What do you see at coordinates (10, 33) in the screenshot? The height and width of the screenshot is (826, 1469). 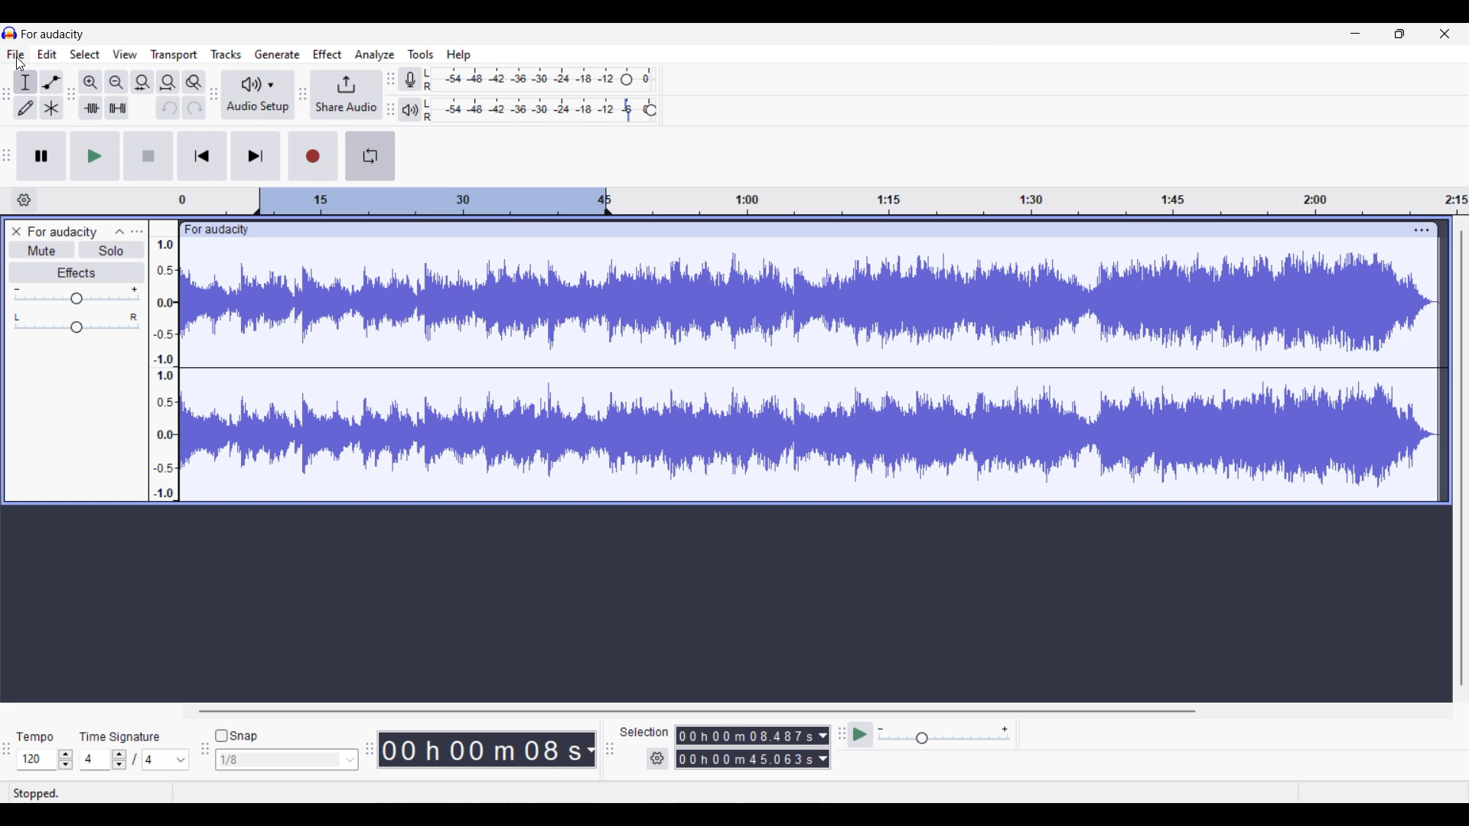 I see `Software logo` at bounding box center [10, 33].